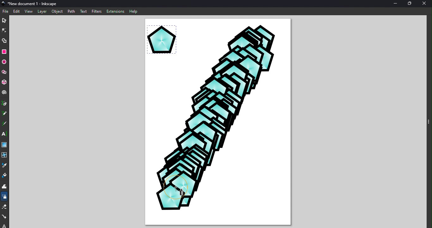 The height and width of the screenshot is (228, 432). I want to click on Mesh tool, so click(5, 155).